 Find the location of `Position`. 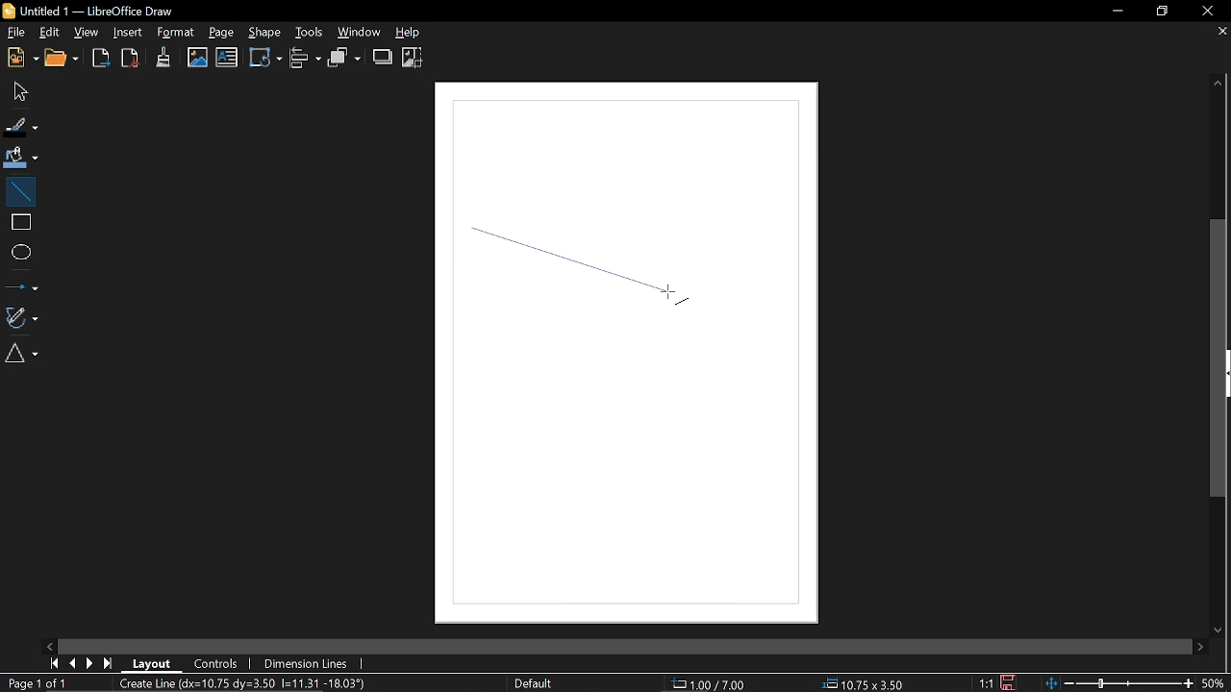

Position is located at coordinates (714, 683).